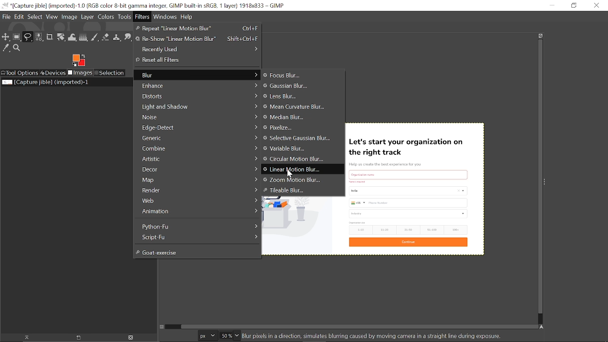 The width and height of the screenshot is (608, 342). I want to click on Select by color, so click(39, 38).